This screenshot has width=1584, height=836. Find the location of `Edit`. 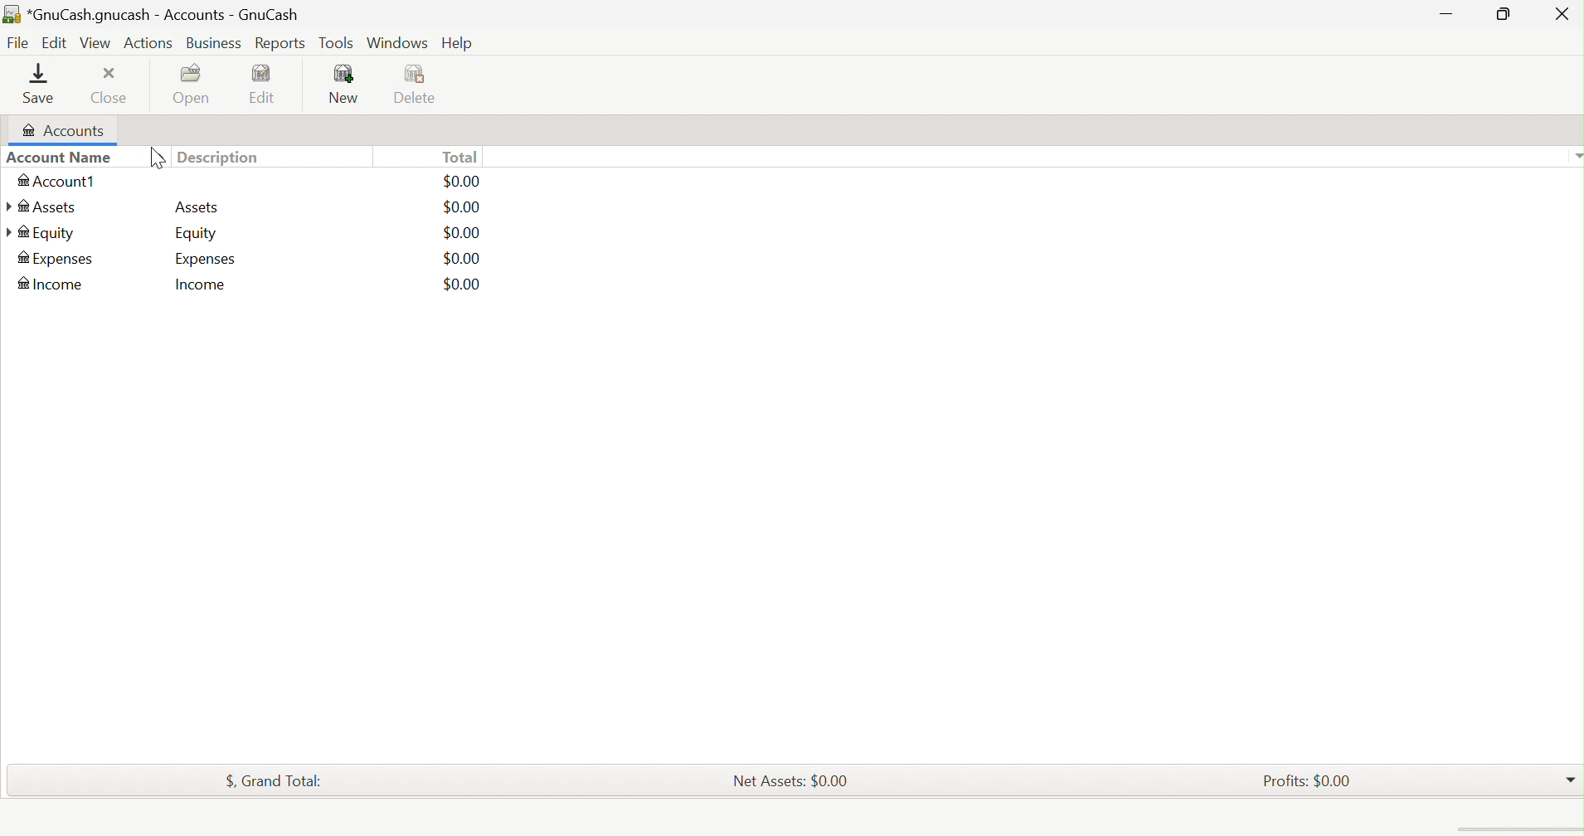

Edit is located at coordinates (52, 41).